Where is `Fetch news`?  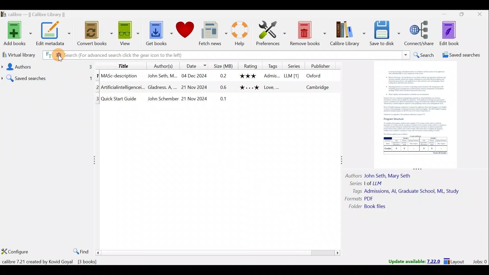
Fetch news is located at coordinates (213, 34).